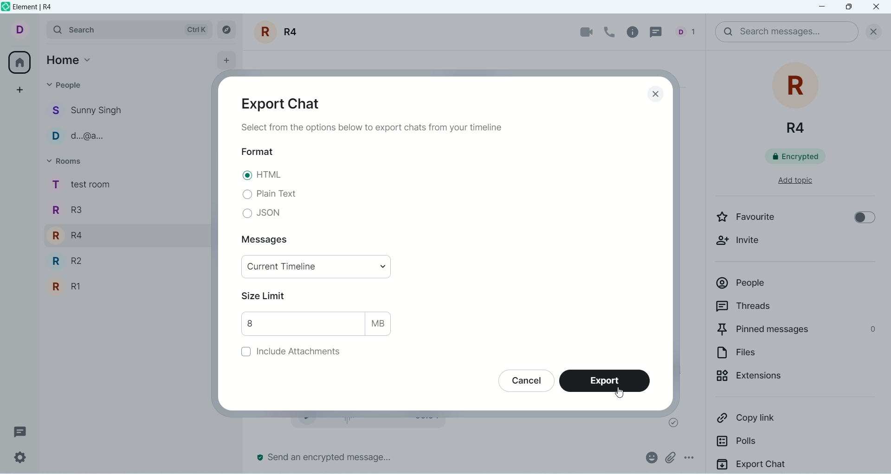 The width and height of the screenshot is (891, 474). What do you see at coordinates (88, 124) in the screenshot?
I see `people` at bounding box center [88, 124].